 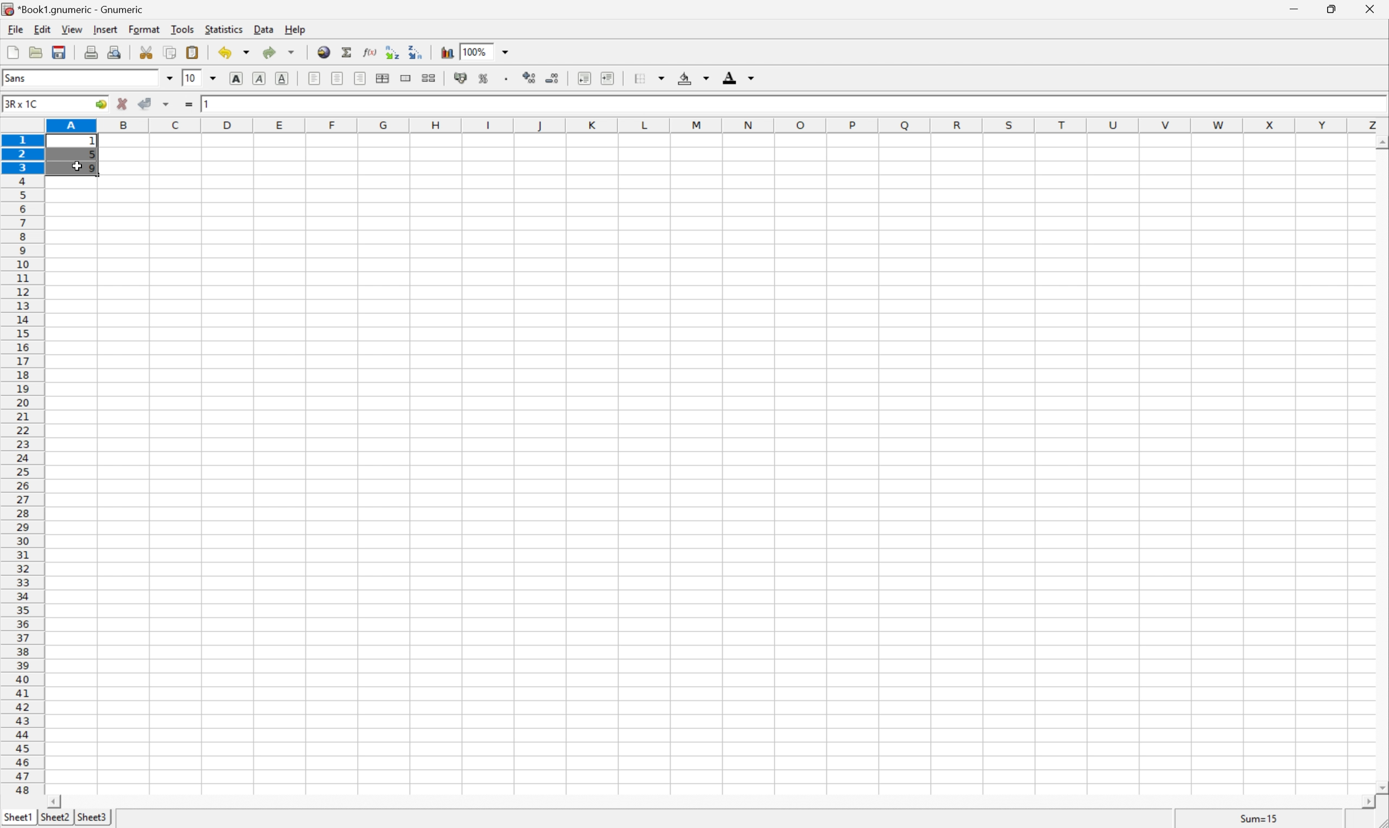 I want to click on enter formula, so click(x=189, y=104).